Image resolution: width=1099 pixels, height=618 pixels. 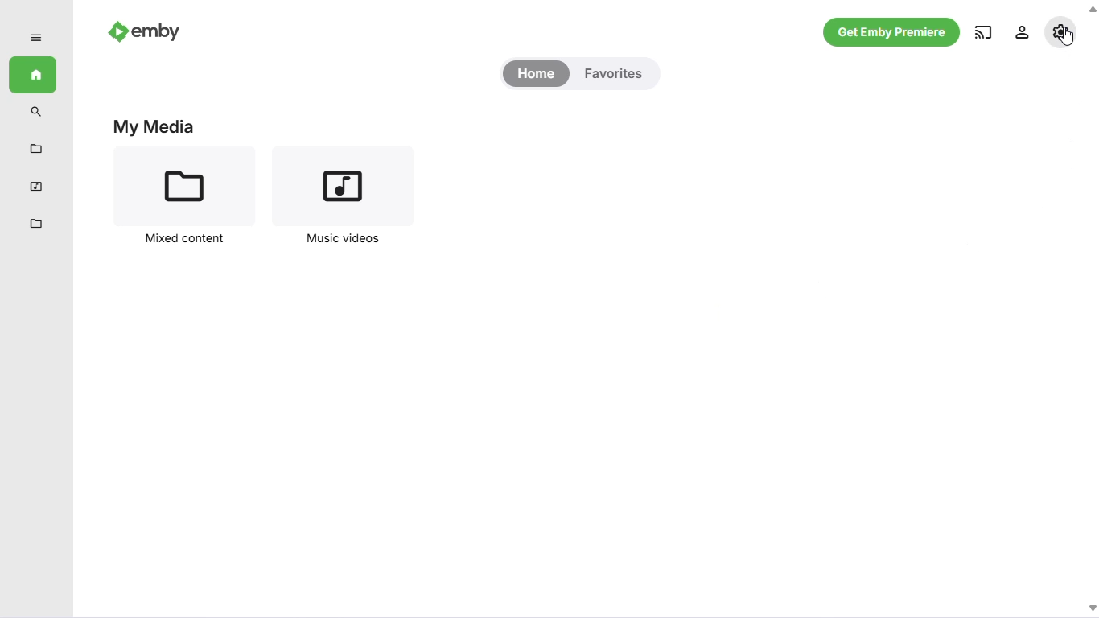 What do you see at coordinates (617, 73) in the screenshot?
I see `favorites` at bounding box center [617, 73].